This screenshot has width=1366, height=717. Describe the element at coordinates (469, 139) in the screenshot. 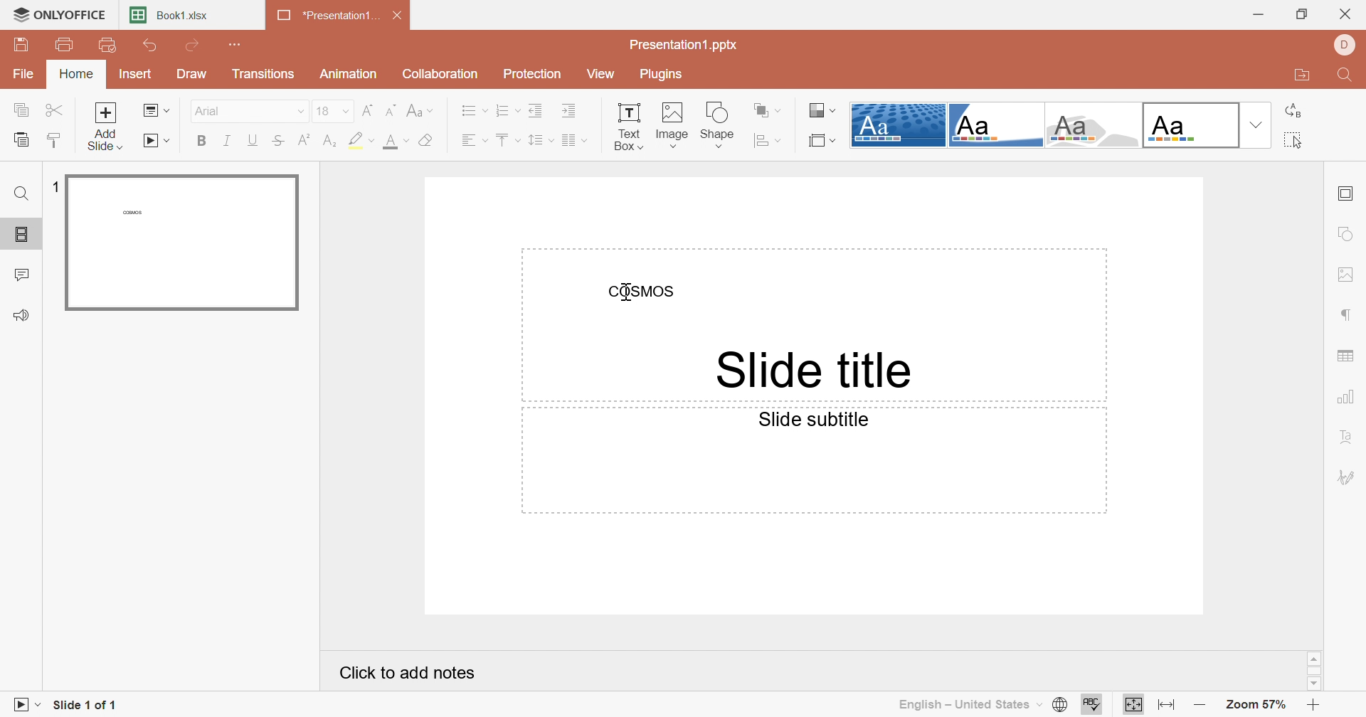

I see `Horizontal align` at that location.